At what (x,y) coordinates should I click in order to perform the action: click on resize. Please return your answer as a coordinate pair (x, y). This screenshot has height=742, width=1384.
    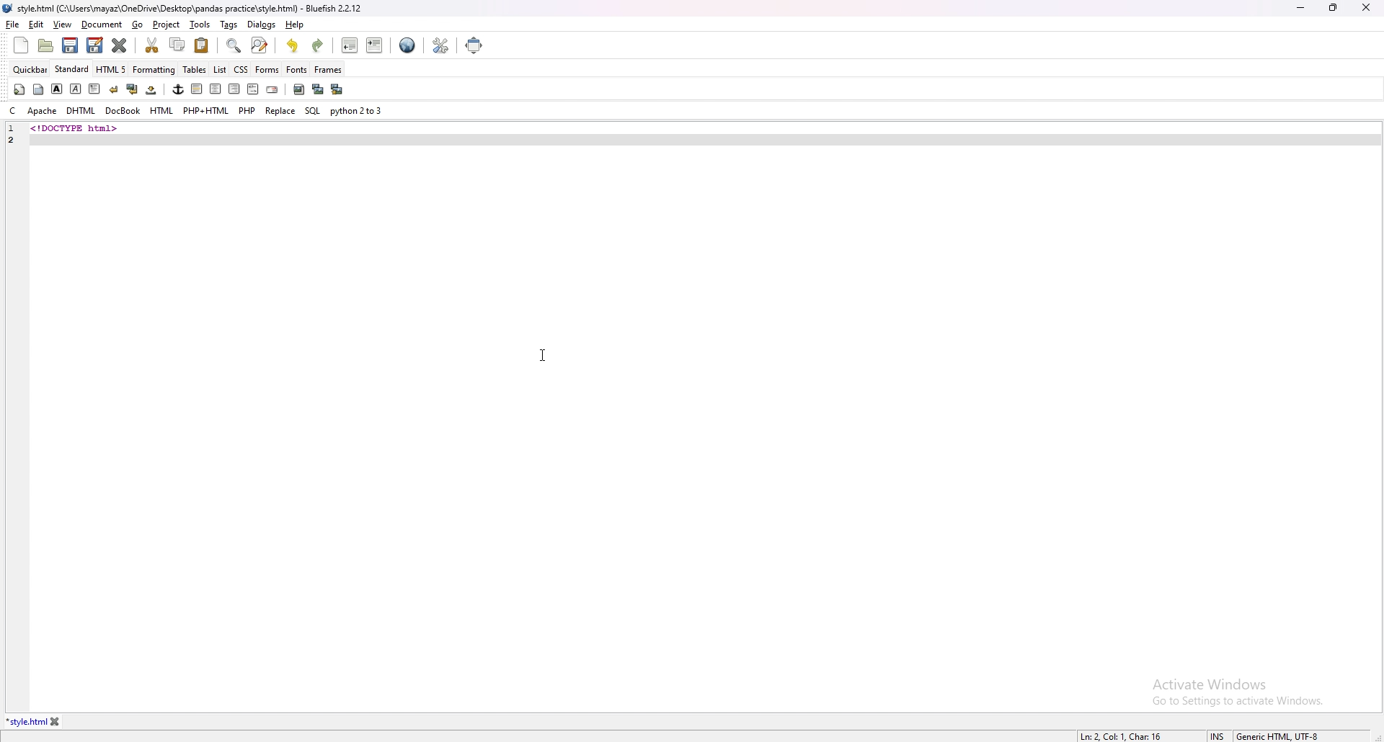
    Looking at the image, I should click on (1333, 7).